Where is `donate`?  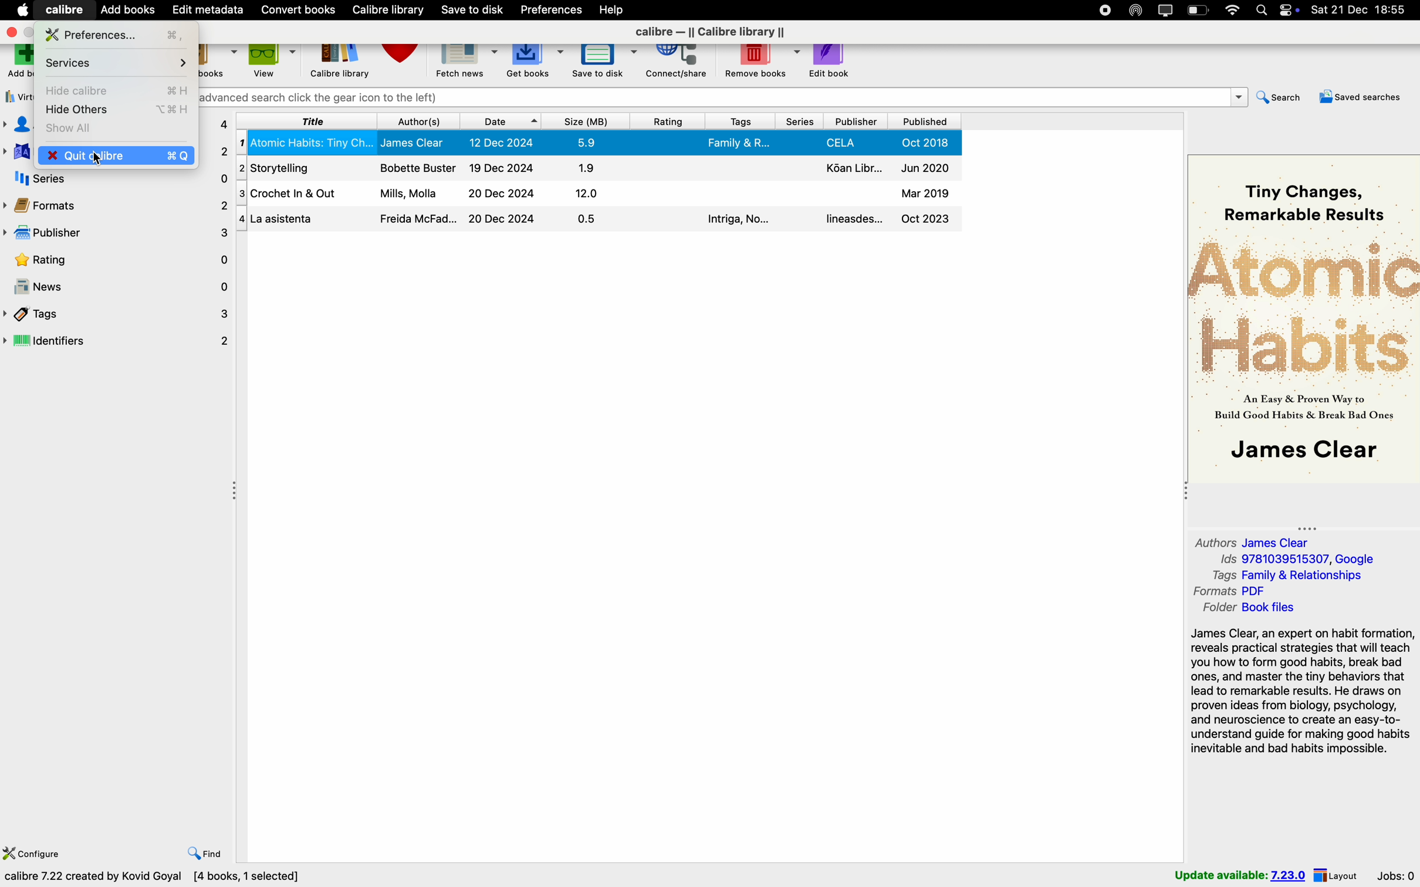
donate is located at coordinates (404, 61).